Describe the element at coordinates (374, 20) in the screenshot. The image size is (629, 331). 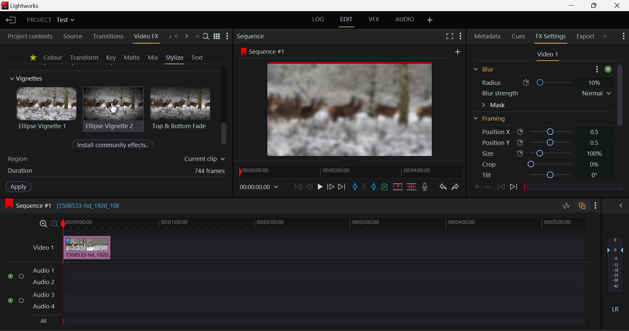
I see `VFX Layout` at that location.